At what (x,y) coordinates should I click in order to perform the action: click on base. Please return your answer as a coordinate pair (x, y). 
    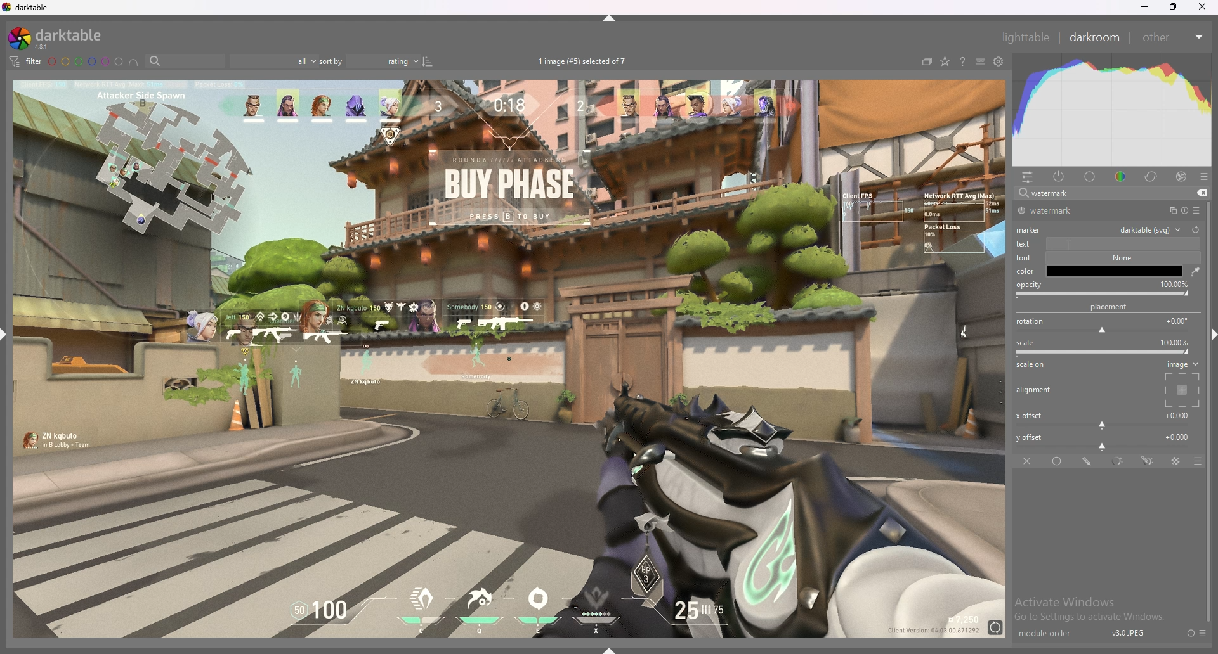
    Looking at the image, I should click on (1090, 177).